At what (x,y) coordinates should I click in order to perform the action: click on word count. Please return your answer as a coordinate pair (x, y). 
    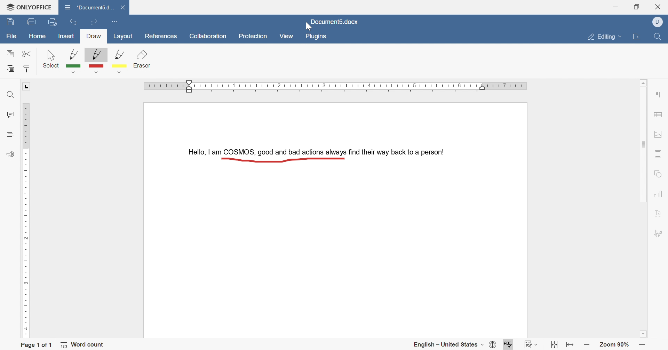
    Looking at the image, I should click on (85, 345).